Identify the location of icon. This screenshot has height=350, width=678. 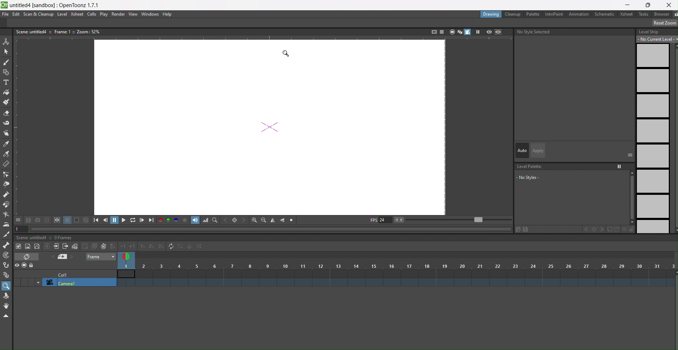
(494, 32).